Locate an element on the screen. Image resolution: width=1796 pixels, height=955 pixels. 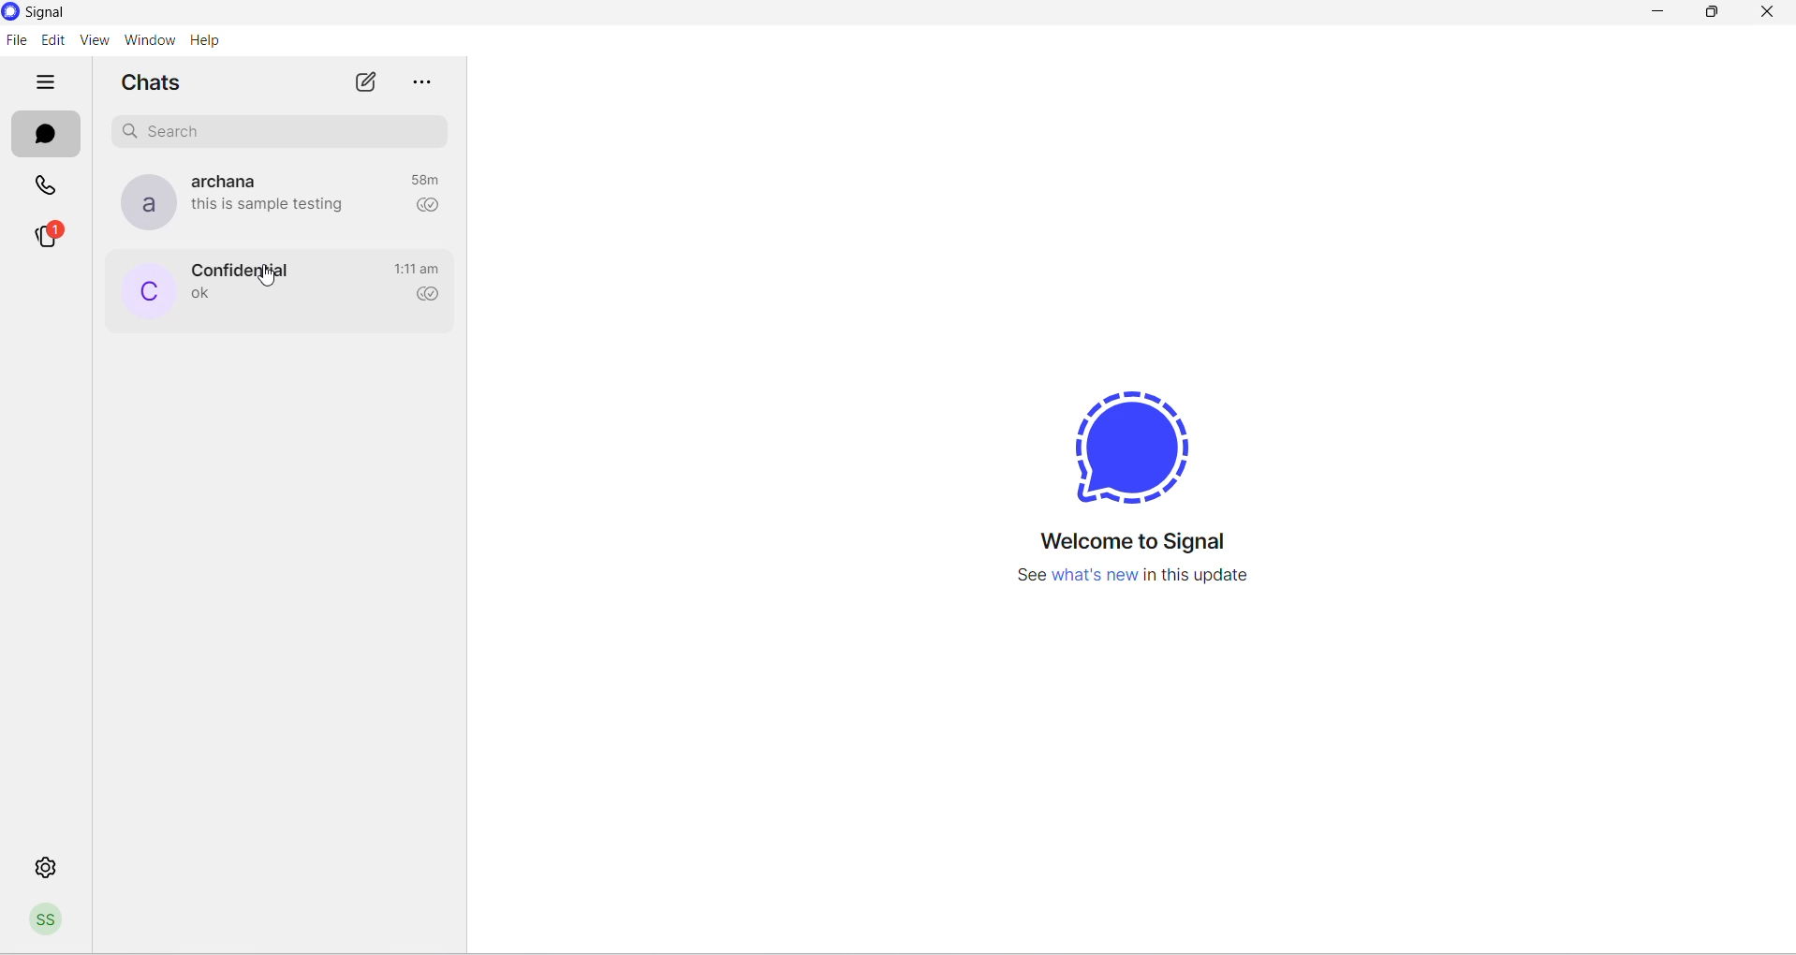
search is located at coordinates (281, 134).